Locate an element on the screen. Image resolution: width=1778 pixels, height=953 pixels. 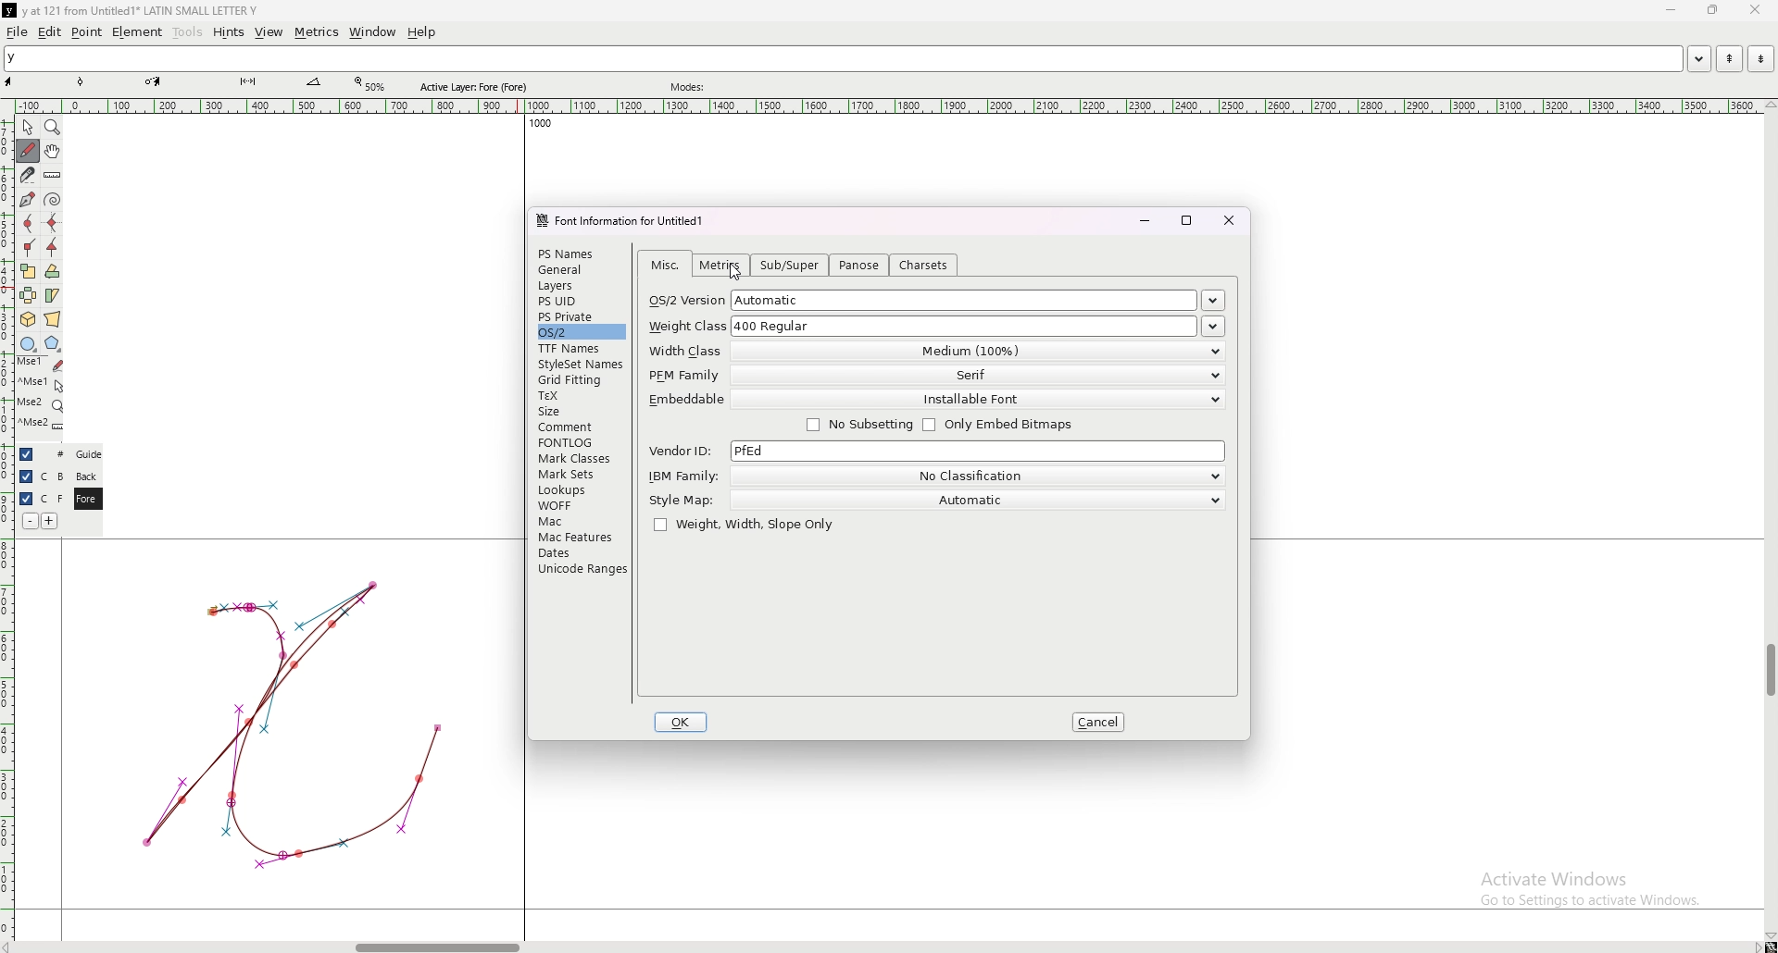
mse 2 is located at coordinates (41, 426).